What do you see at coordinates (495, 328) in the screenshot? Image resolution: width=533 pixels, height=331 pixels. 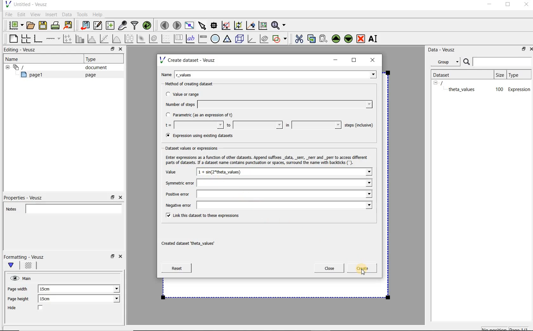 I see `No position` at bounding box center [495, 328].